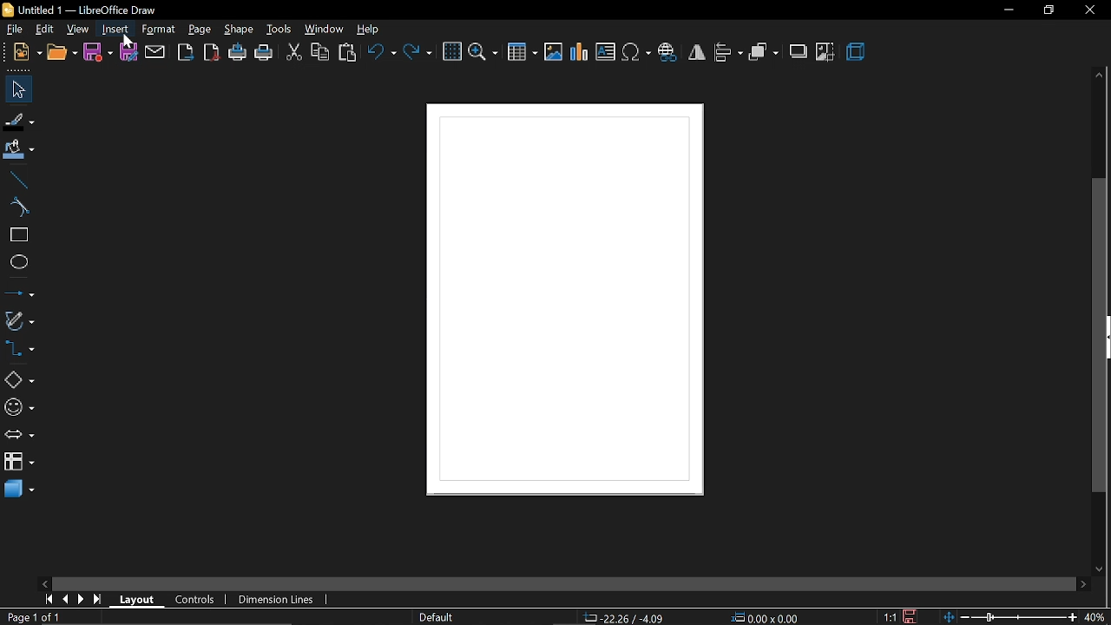  Describe the element at coordinates (1009, 10) in the screenshot. I see `minimize` at that location.